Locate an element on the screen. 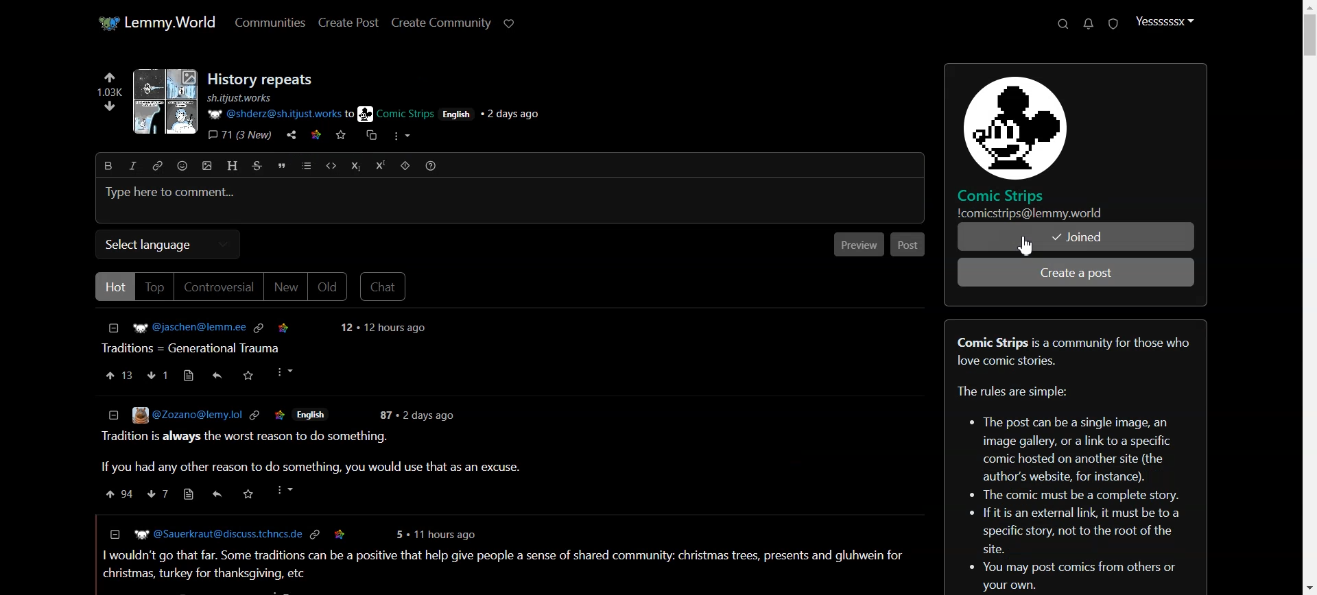 This screenshot has width=1317, height=595. New is located at coordinates (285, 288).